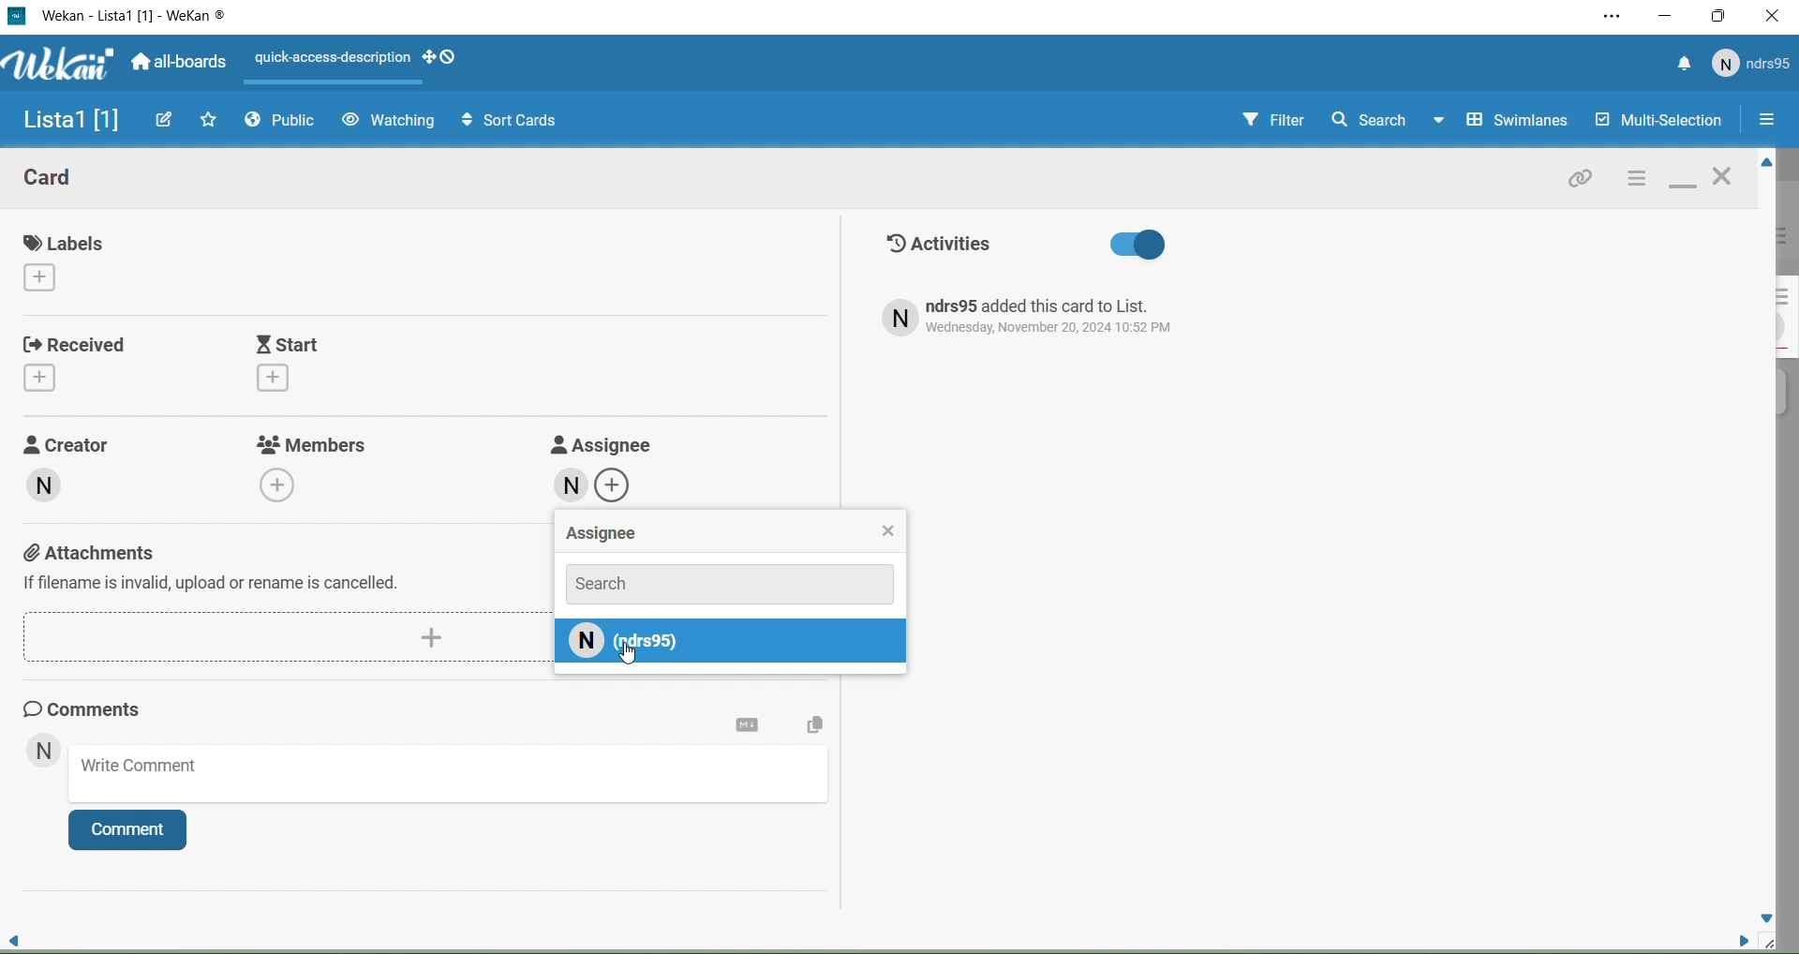 The image size is (1799, 954). I want to click on move right, so click(1735, 939).